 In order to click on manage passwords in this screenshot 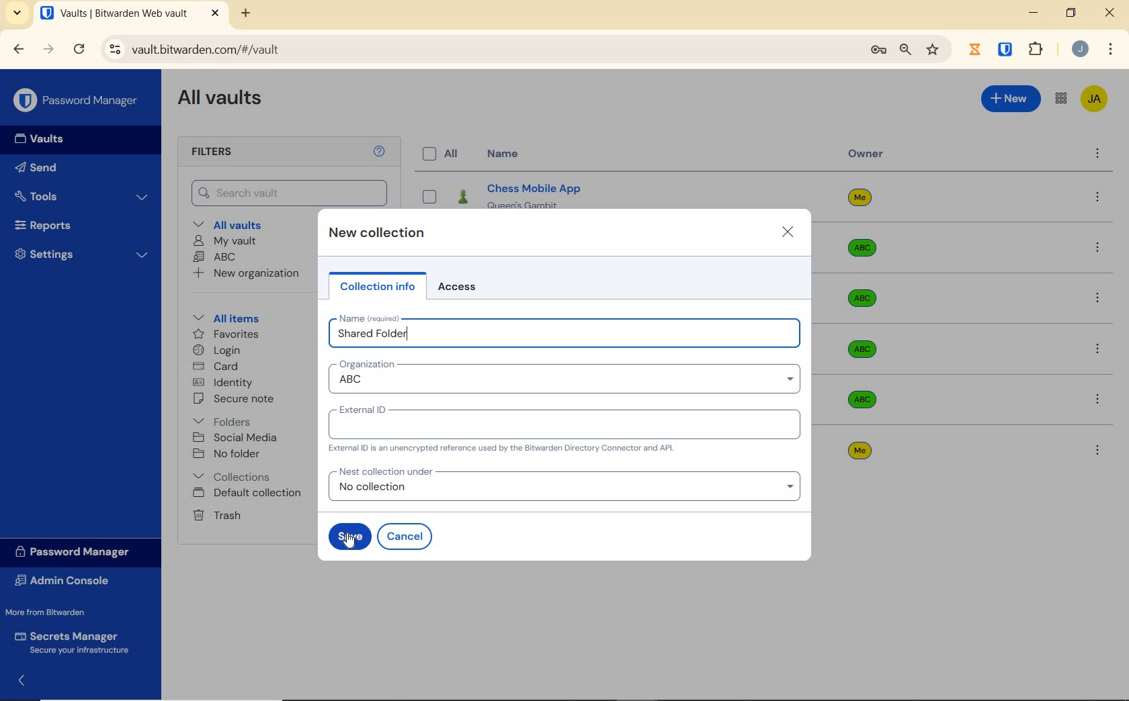, I will do `click(878, 52)`.